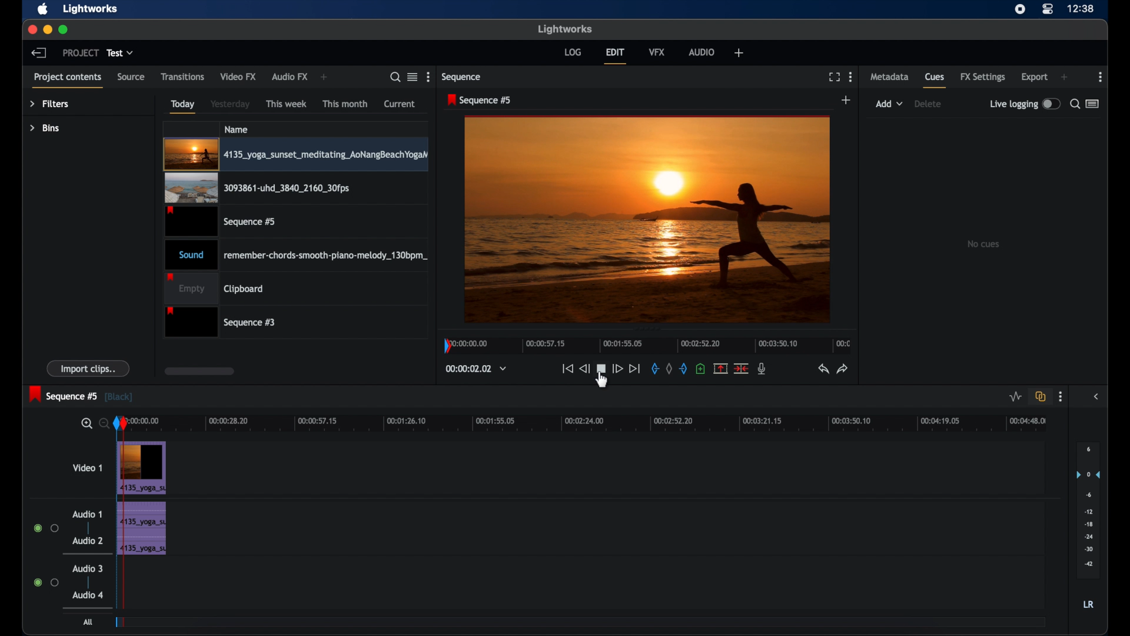 The height and width of the screenshot is (636, 1130). Describe the element at coordinates (394, 77) in the screenshot. I see `search` at that location.